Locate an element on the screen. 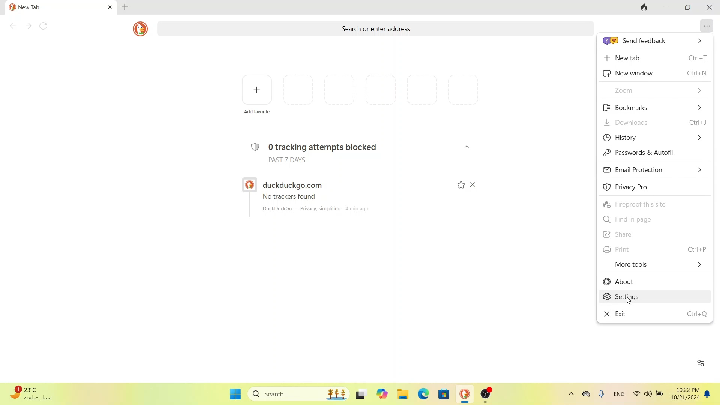 This screenshot has height=405, width=720. close is located at coordinates (468, 147).